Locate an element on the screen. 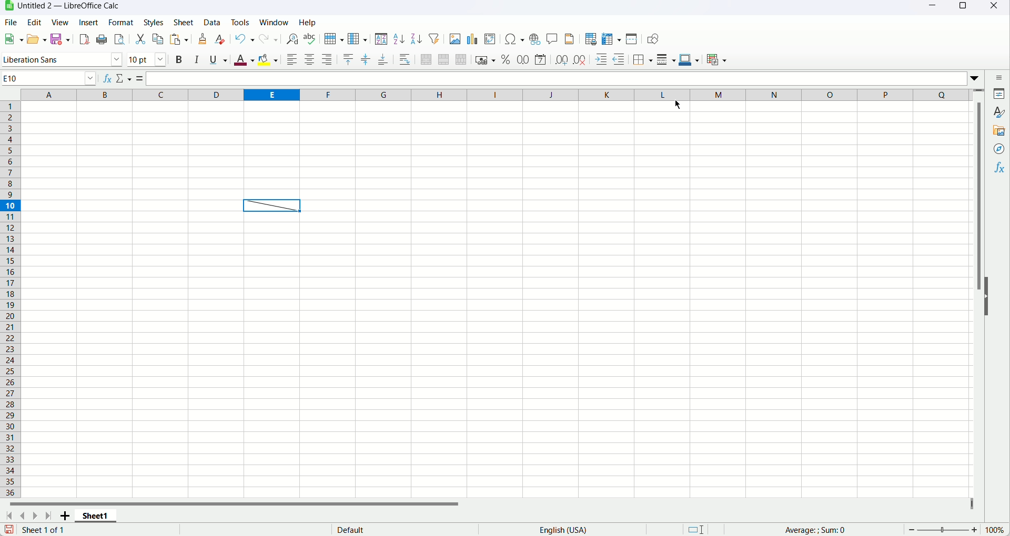 The width and height of the screenshot is (1010, 536). Minimize is located at coordinates (932, 8).